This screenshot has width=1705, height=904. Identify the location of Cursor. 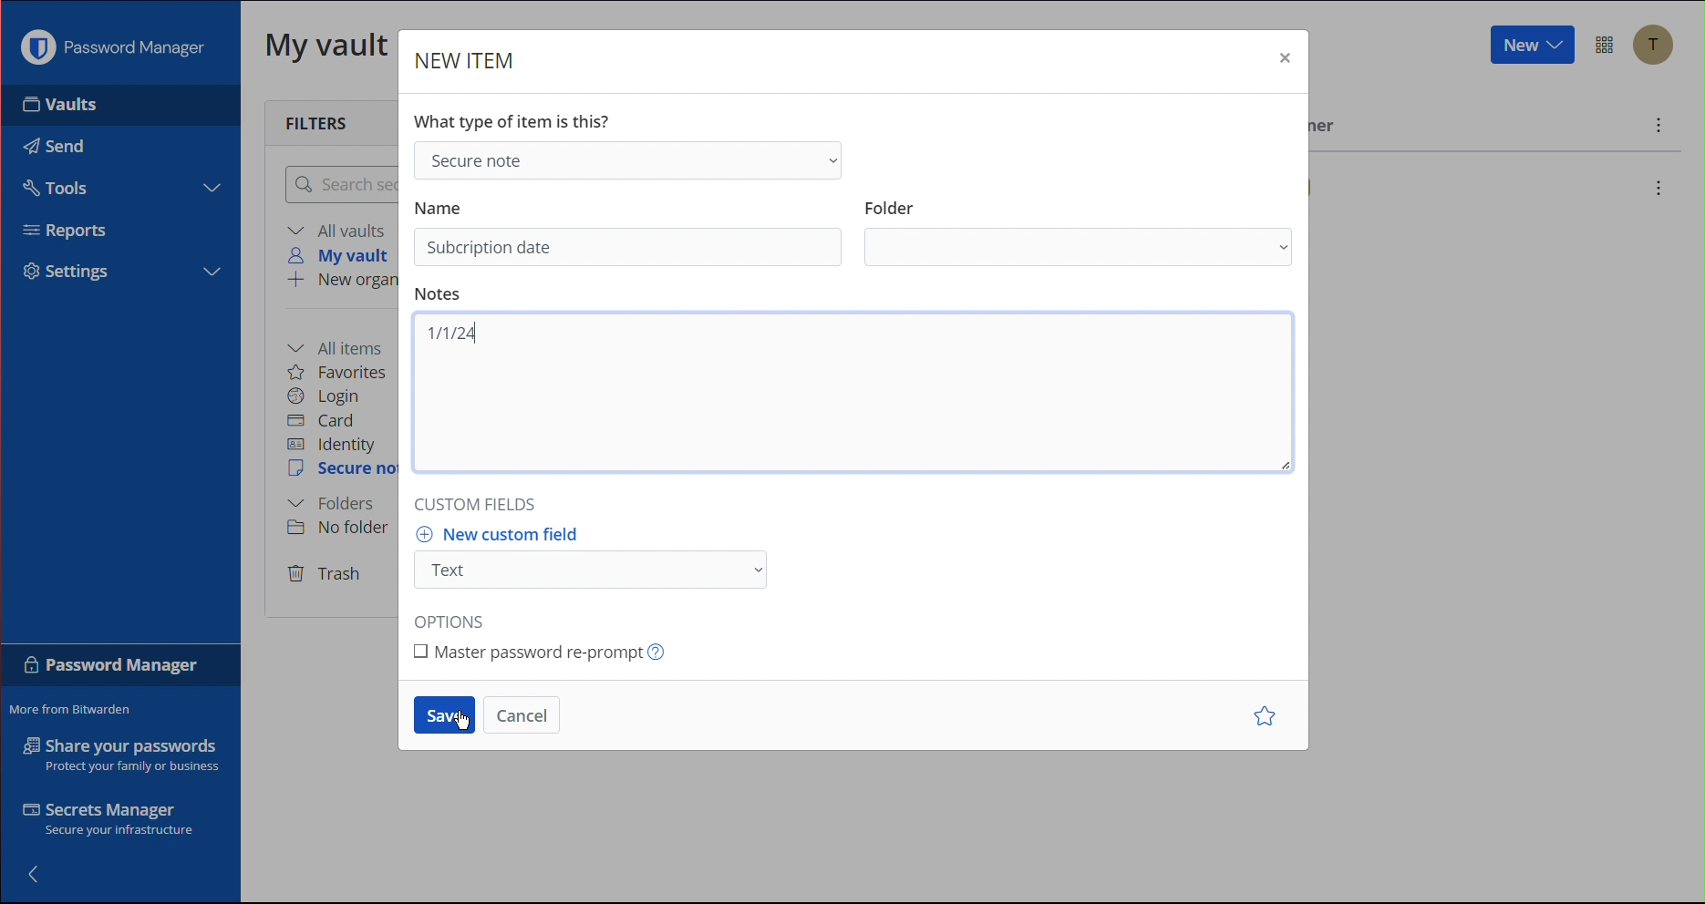
(467, 723).